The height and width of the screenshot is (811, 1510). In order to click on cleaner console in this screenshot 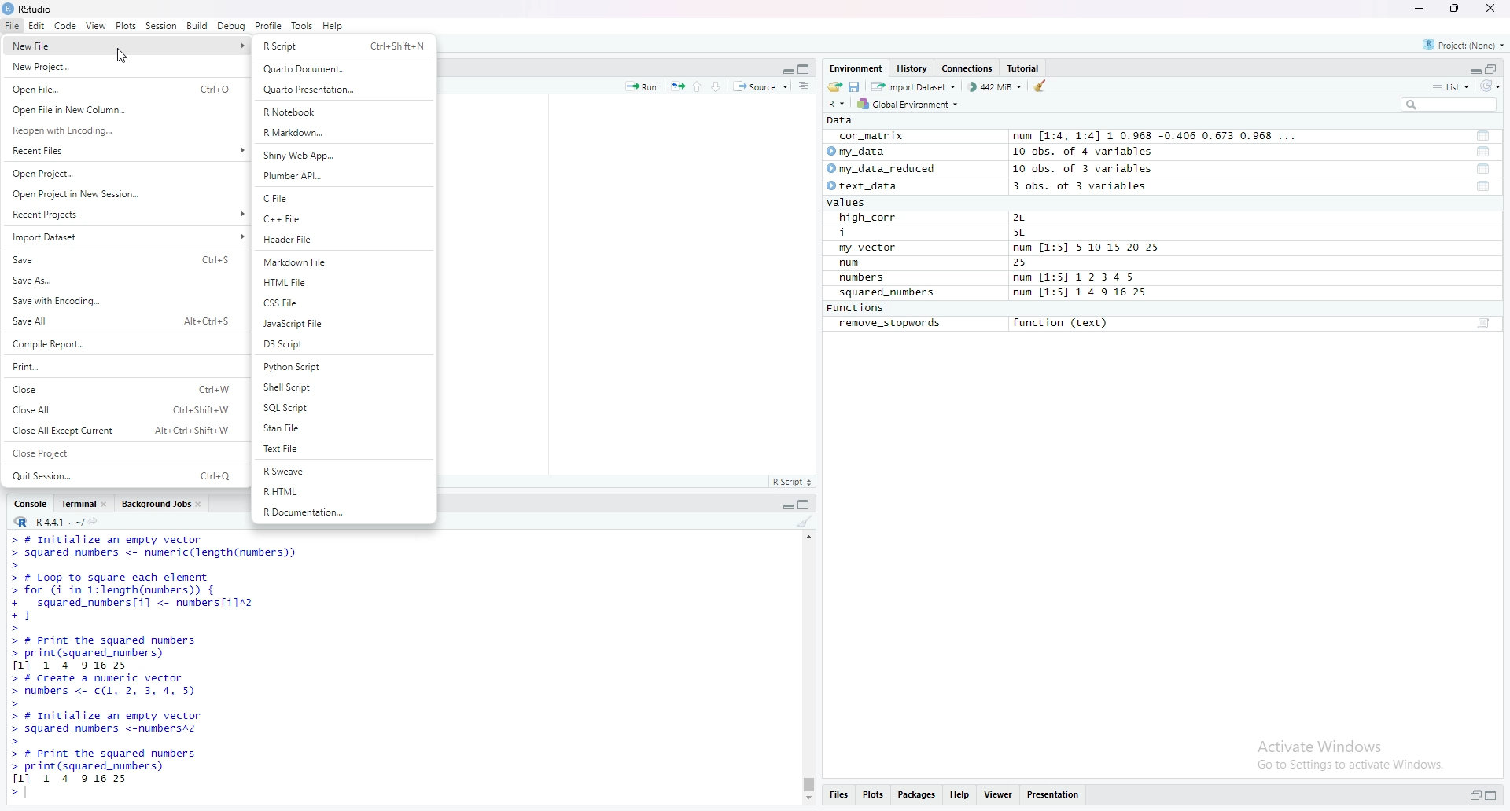, I will do `click(804, 522)`.